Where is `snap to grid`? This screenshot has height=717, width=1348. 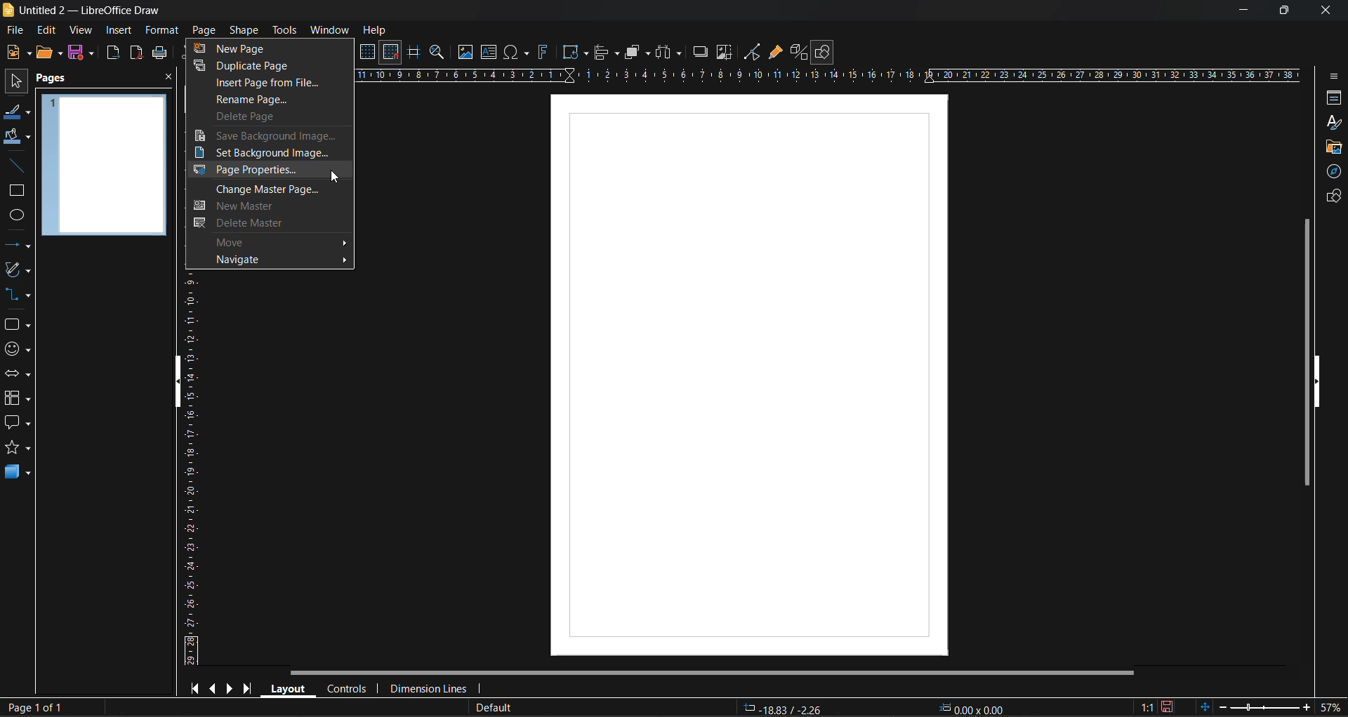
snap to grid is located at coordinates (390, 52).